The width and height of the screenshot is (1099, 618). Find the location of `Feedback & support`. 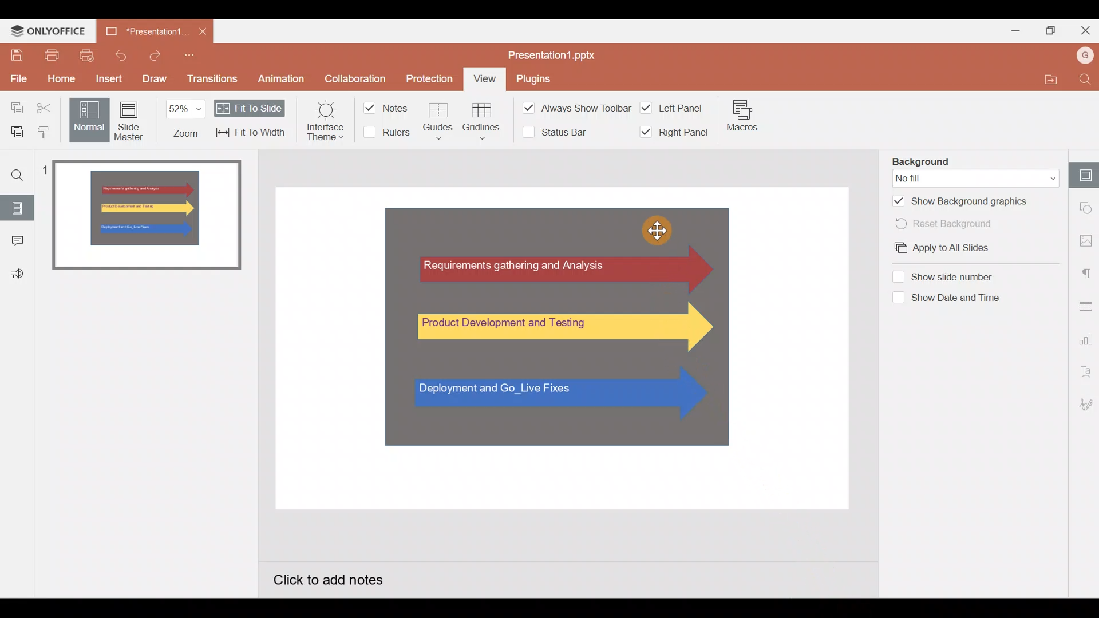

Feedback & support is located at coordinates (18, 270).